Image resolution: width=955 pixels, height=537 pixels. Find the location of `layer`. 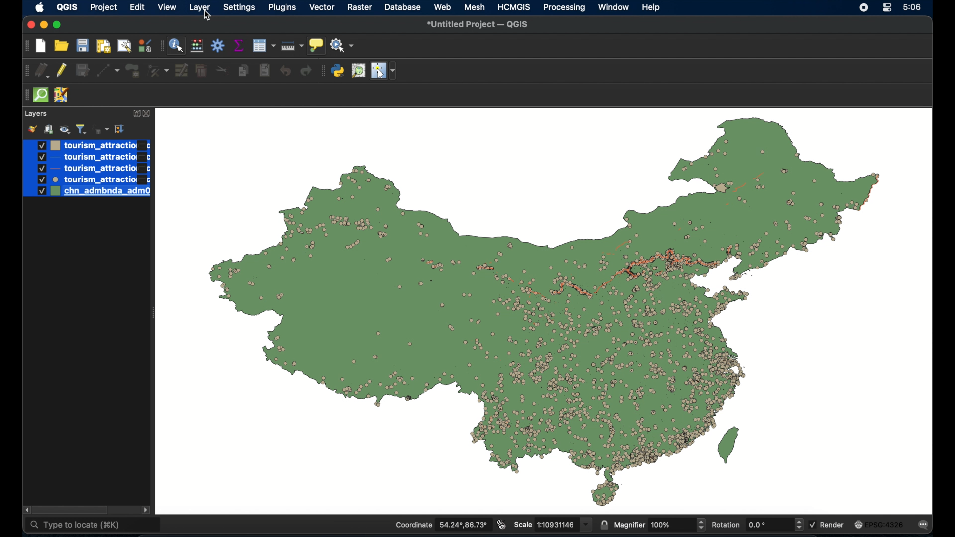

layer is located at coordinates (199, 9).